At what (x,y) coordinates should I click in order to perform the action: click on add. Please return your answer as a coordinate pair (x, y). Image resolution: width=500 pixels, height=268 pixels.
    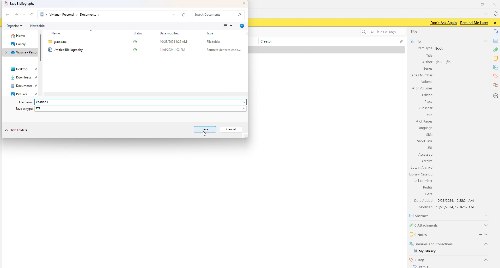
    Looking at the image, I should click on (480, 260).